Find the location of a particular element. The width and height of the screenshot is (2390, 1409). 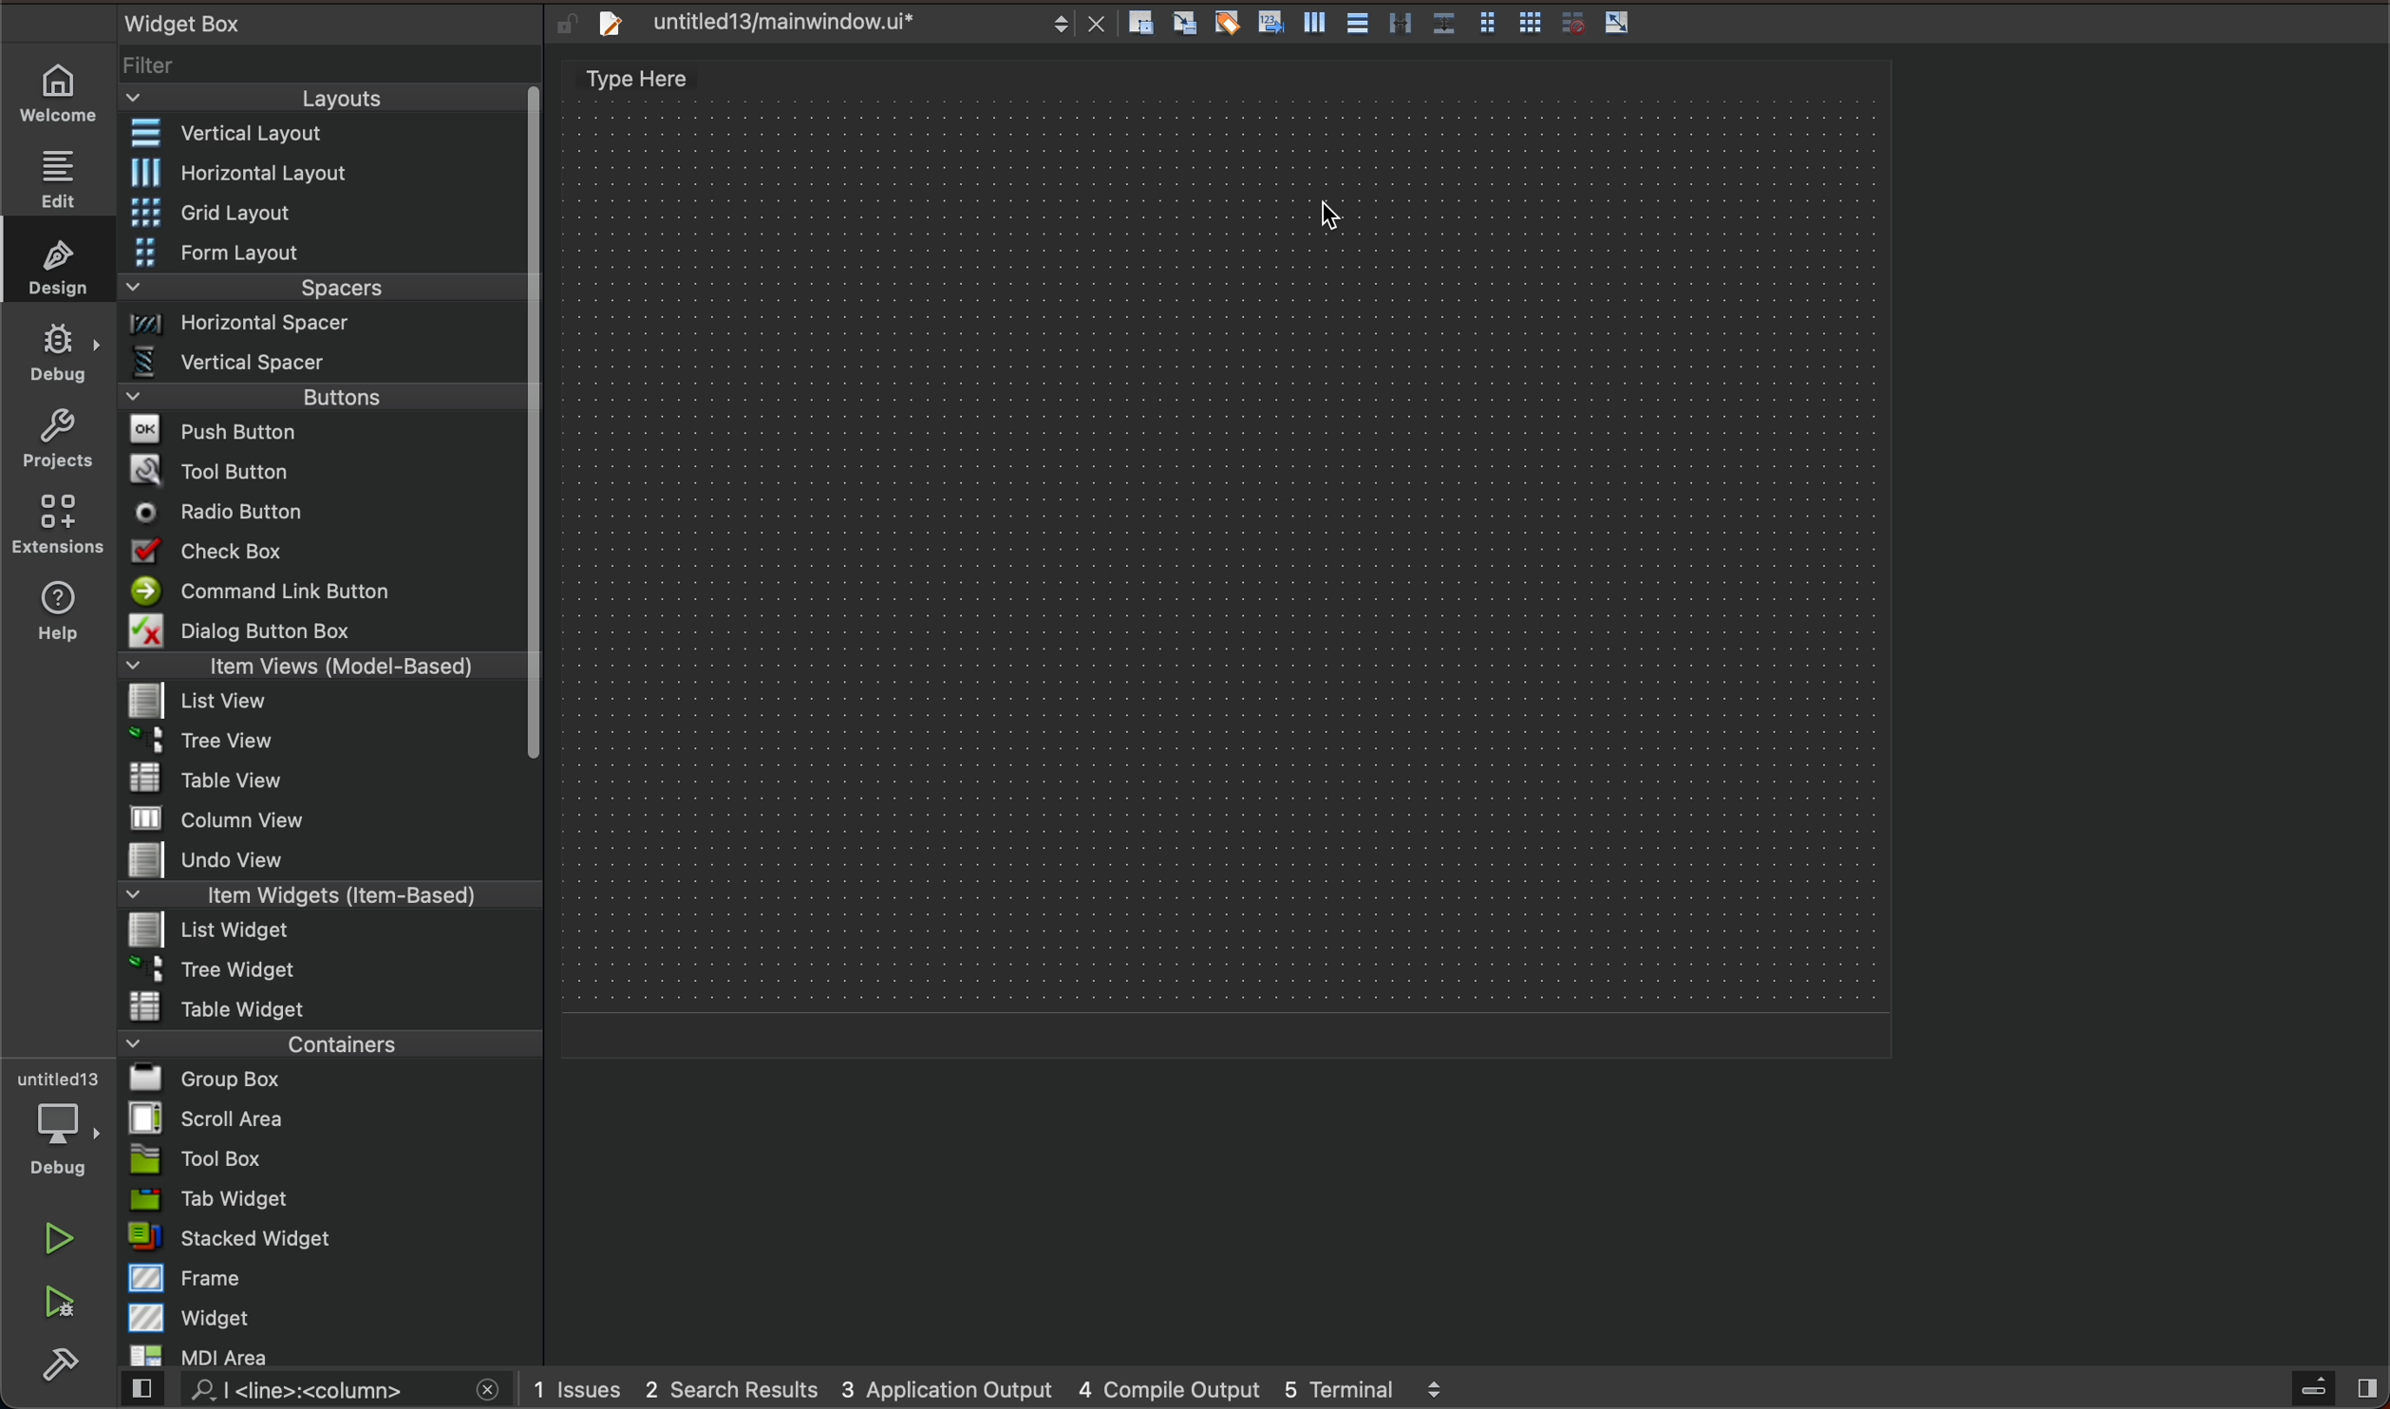

list view is located at coordinates (321, 703).